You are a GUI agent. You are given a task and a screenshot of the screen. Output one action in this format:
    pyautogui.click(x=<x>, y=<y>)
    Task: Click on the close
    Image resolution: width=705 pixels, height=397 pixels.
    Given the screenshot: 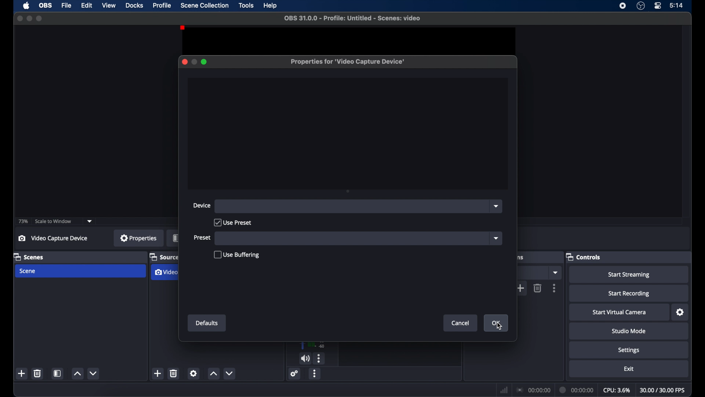 What is the action you would take?
    pyautogui.click(x=19, y=18)
    